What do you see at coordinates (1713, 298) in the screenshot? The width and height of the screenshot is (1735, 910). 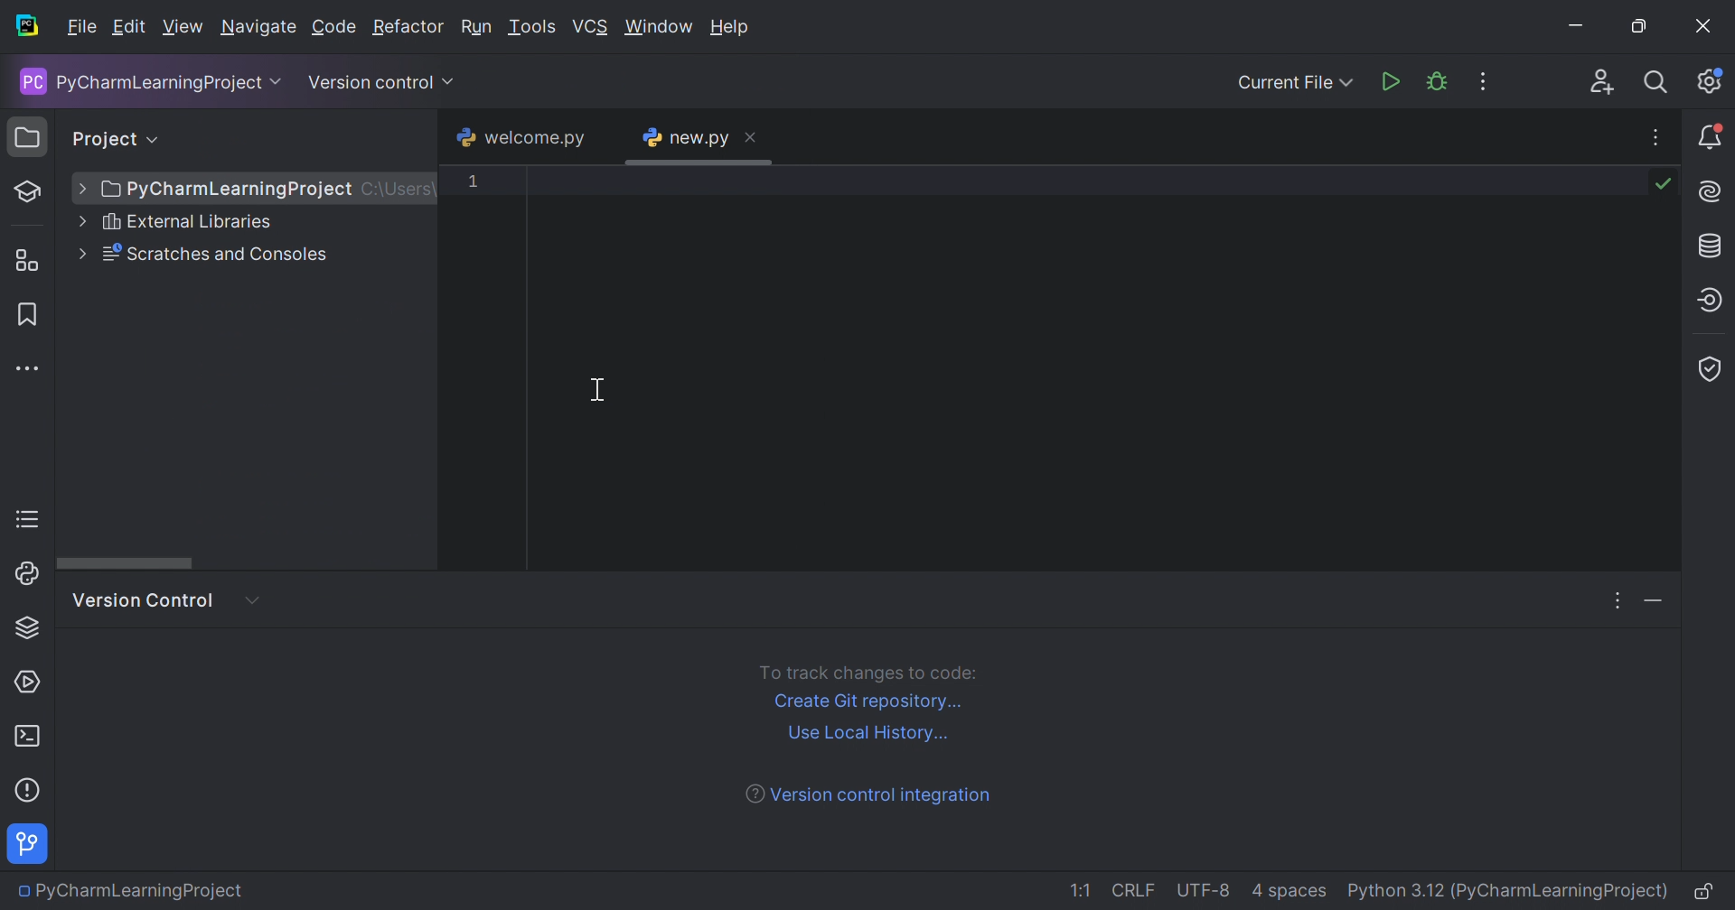 I see `Endpoints` at bounding box center [1713, 298].